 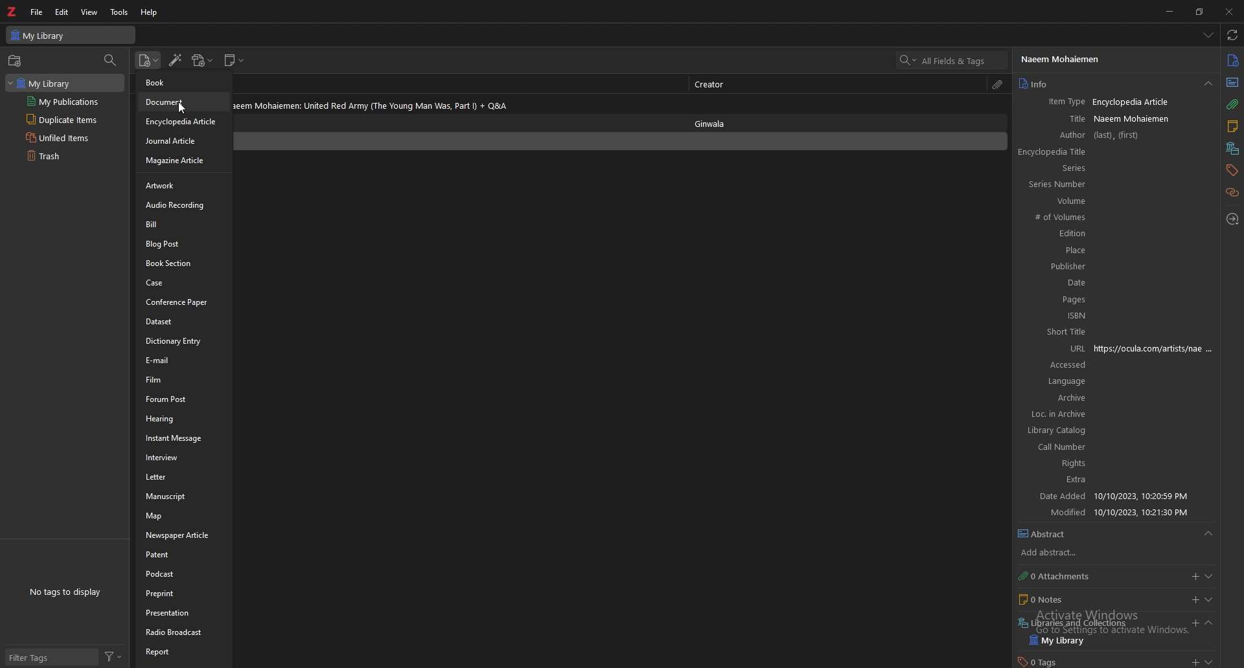 I want to click on add attachment, so click(x=203, y=60).